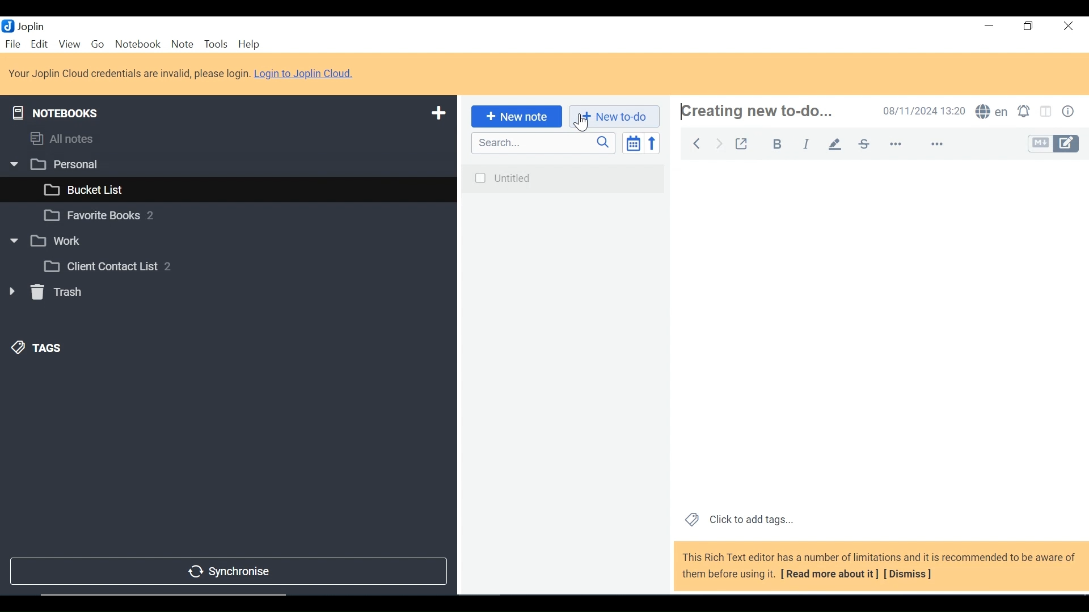 Image resolution: width=1089 pixels, height=612 pixels. I want to click on Toggle editor layout, so click(1047, 112).